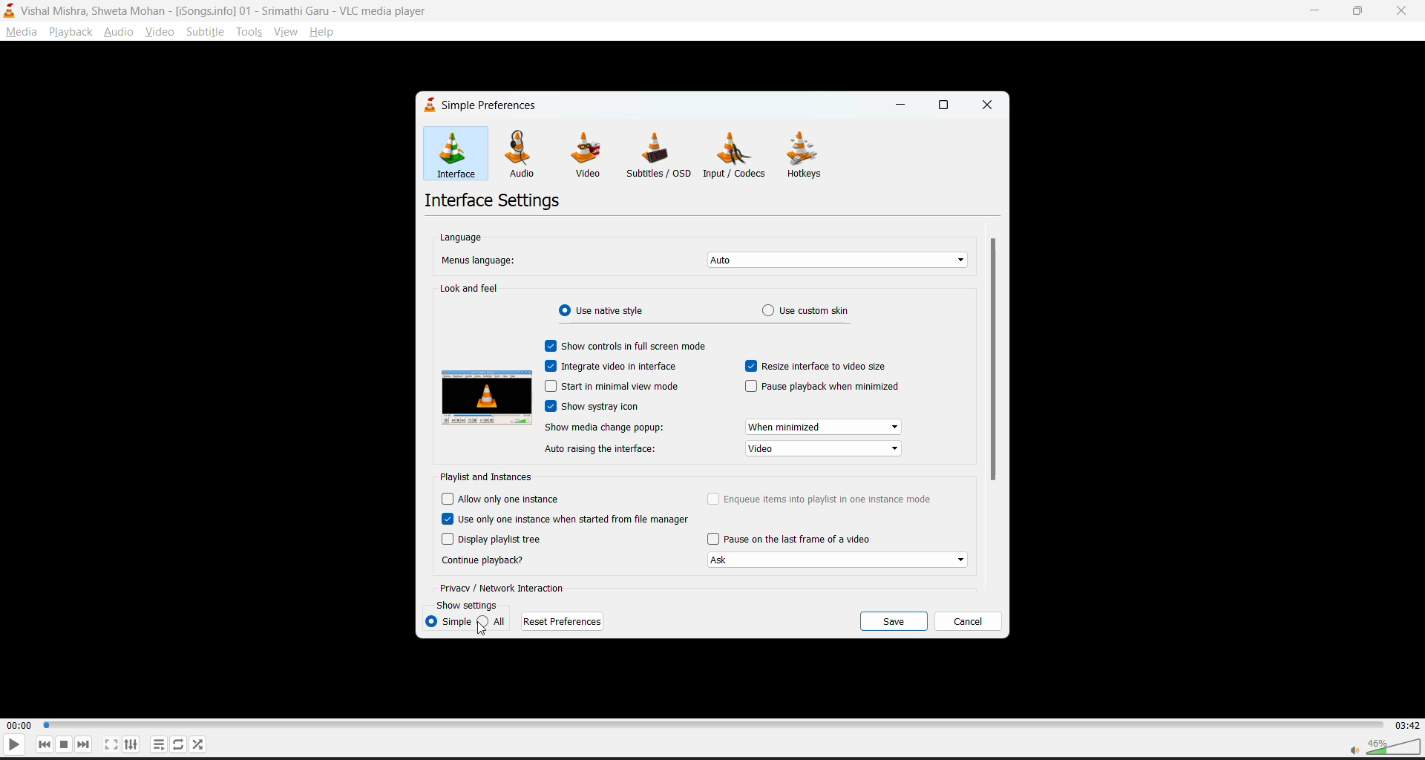 Image resolution: width=1425 pixels, height=760 pixels. Describe the element at coordinates (20, 726) in the screenshot. I see `00:00` at that location.